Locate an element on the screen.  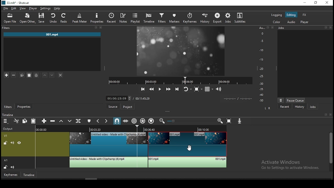
filters is located at coordinates (8, 107).